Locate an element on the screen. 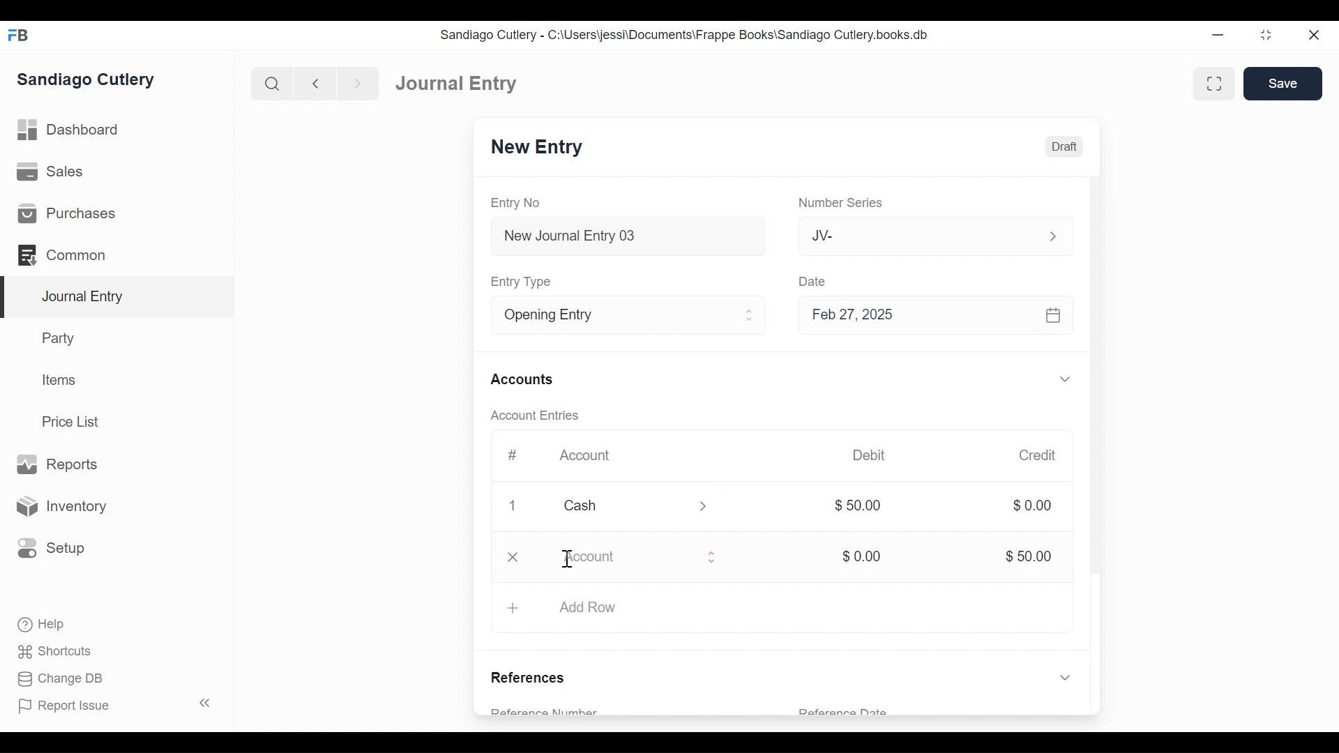 This screenshot has height=753, width=1339. $0.00 is located at coordinates (1031, 505).